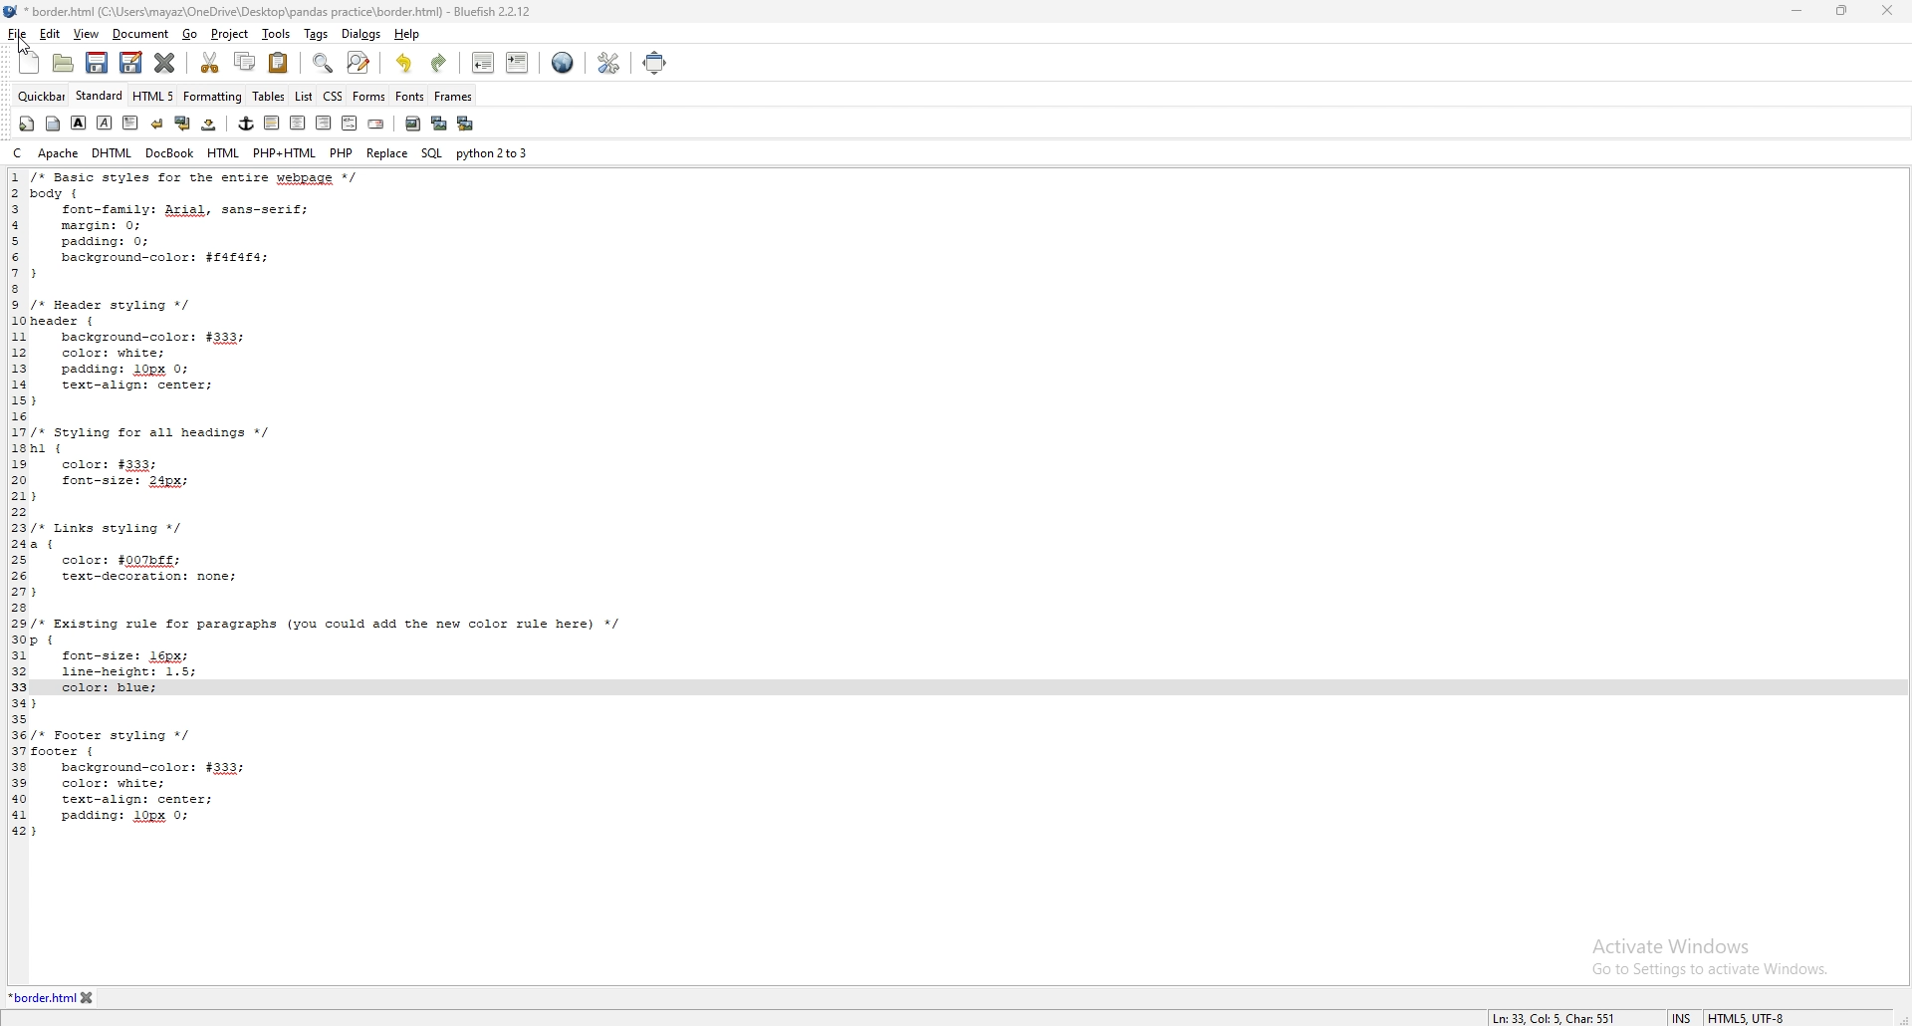 This screenshot has width=1912, height=1026. What do you see at coordinates (27, 124) in the screenshot?
I see `quickstart` at bounding box center [27, 124].